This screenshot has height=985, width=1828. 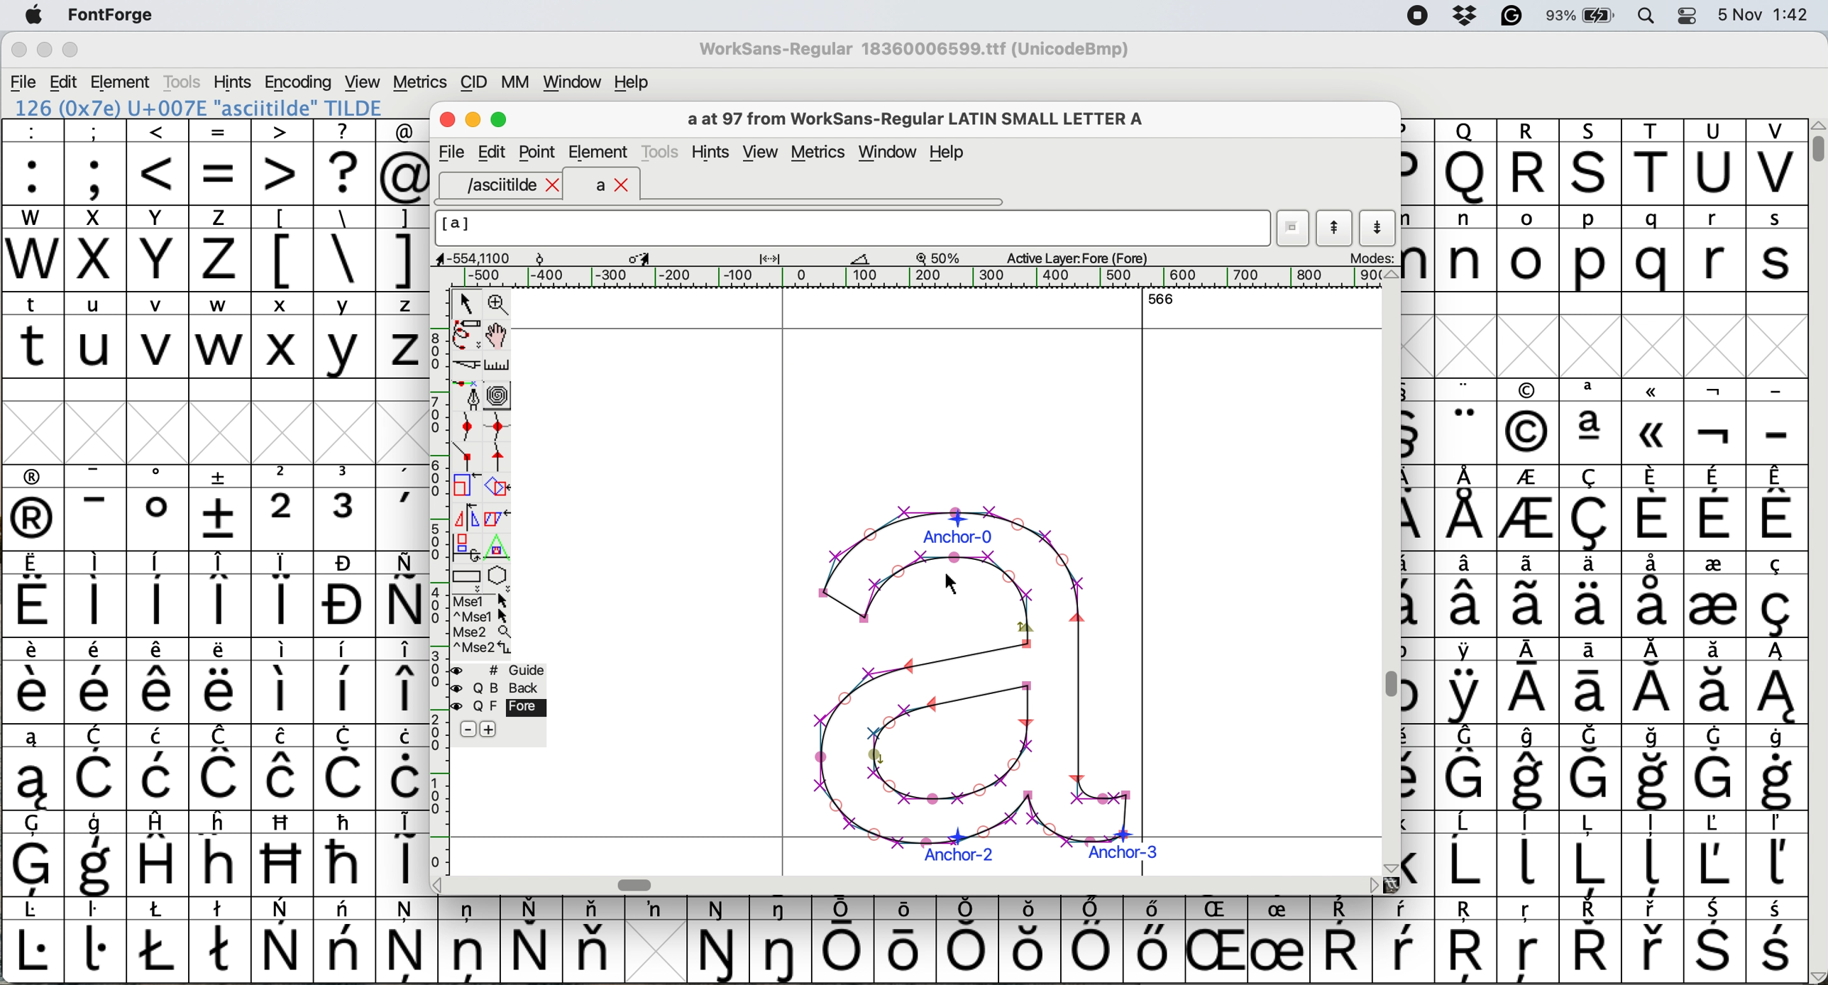 What do you see at coordinates (342, 336) in the screenshot?
I see `y` at bounding box center [342, 336].